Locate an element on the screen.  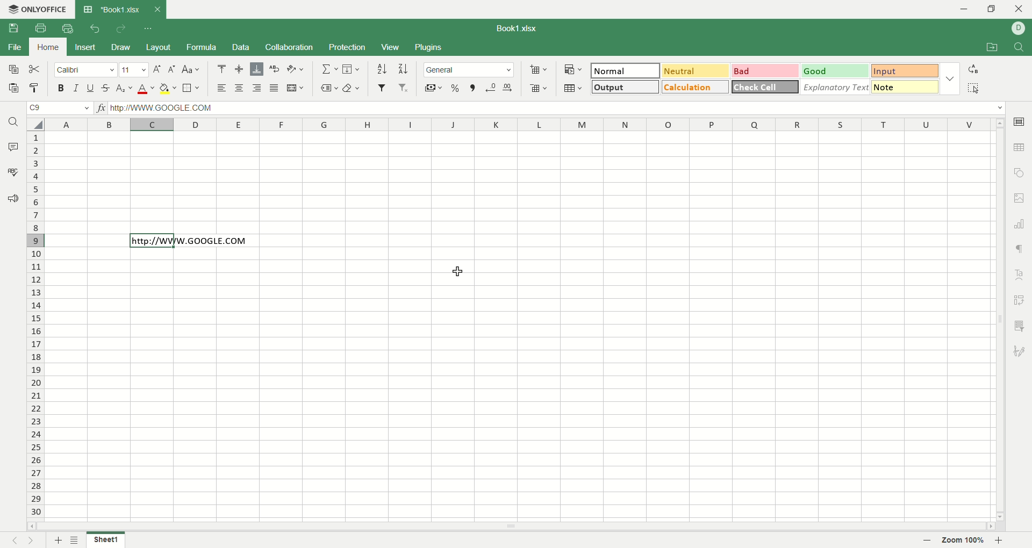
new sheet is located at coordinates (59, 539).